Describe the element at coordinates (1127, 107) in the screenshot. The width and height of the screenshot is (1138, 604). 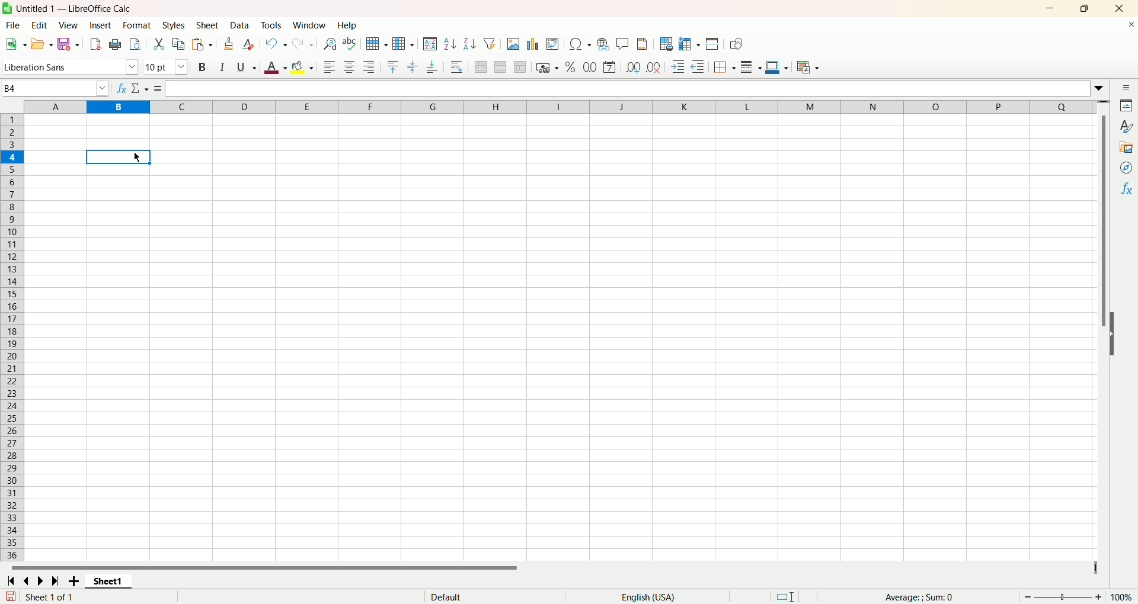
I see `properties` at that location.